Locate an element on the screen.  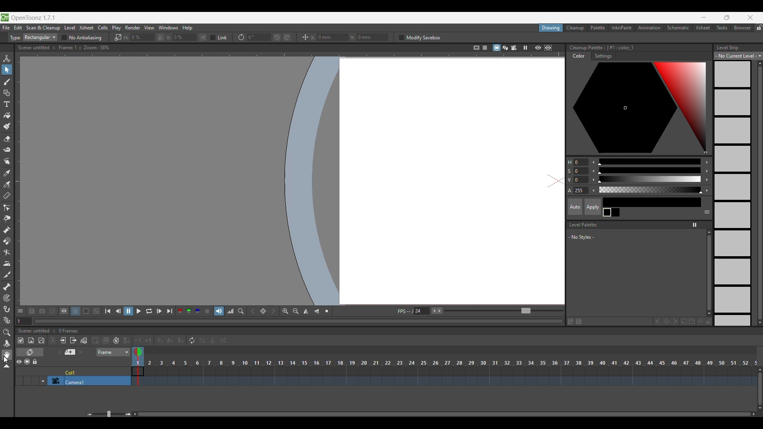
Horizontal slide bar is located at coordinates (443, 414).